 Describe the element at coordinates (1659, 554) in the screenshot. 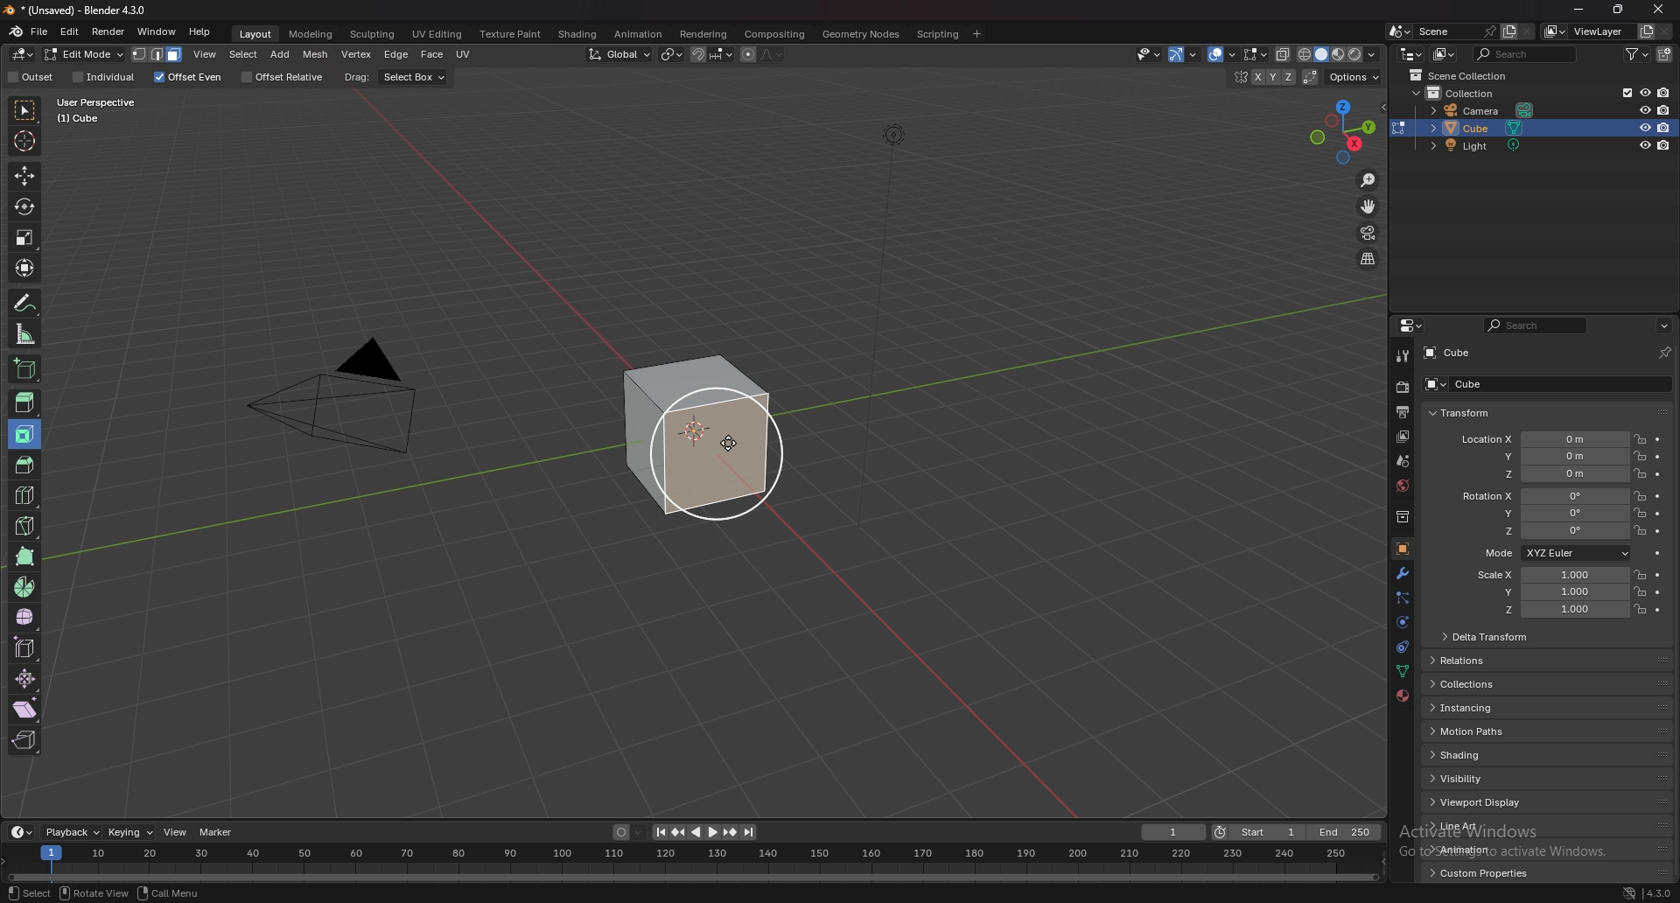

I see `animate property` at that location.